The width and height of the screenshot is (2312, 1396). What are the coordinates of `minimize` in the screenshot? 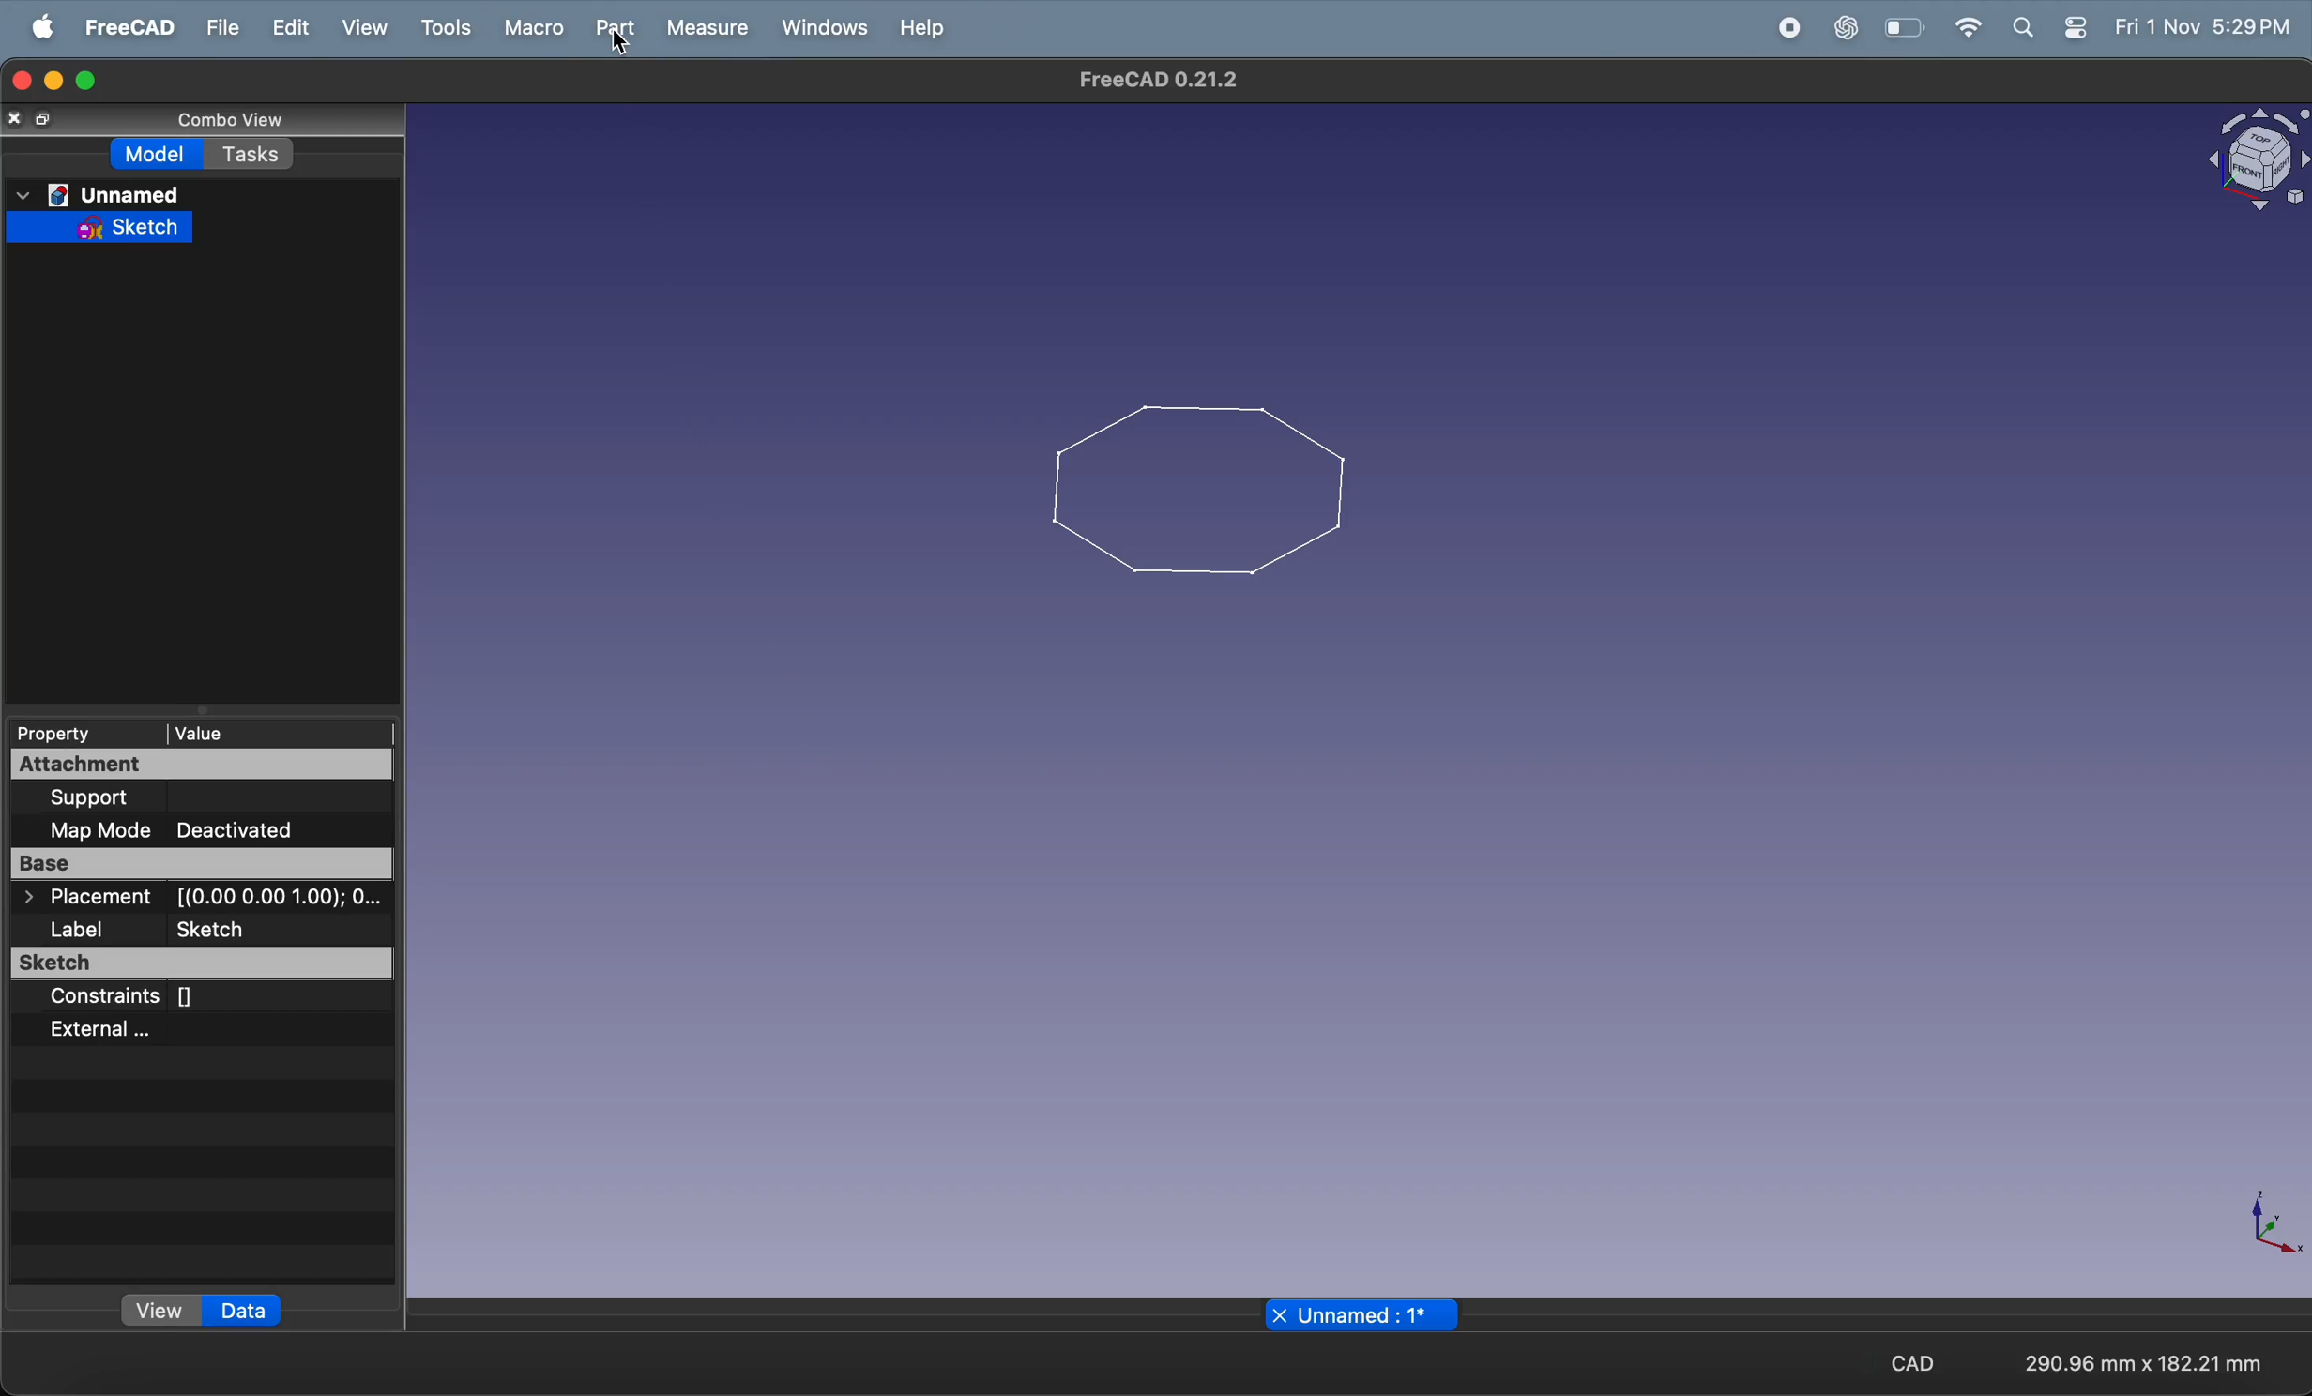 It's located at (55, 83).